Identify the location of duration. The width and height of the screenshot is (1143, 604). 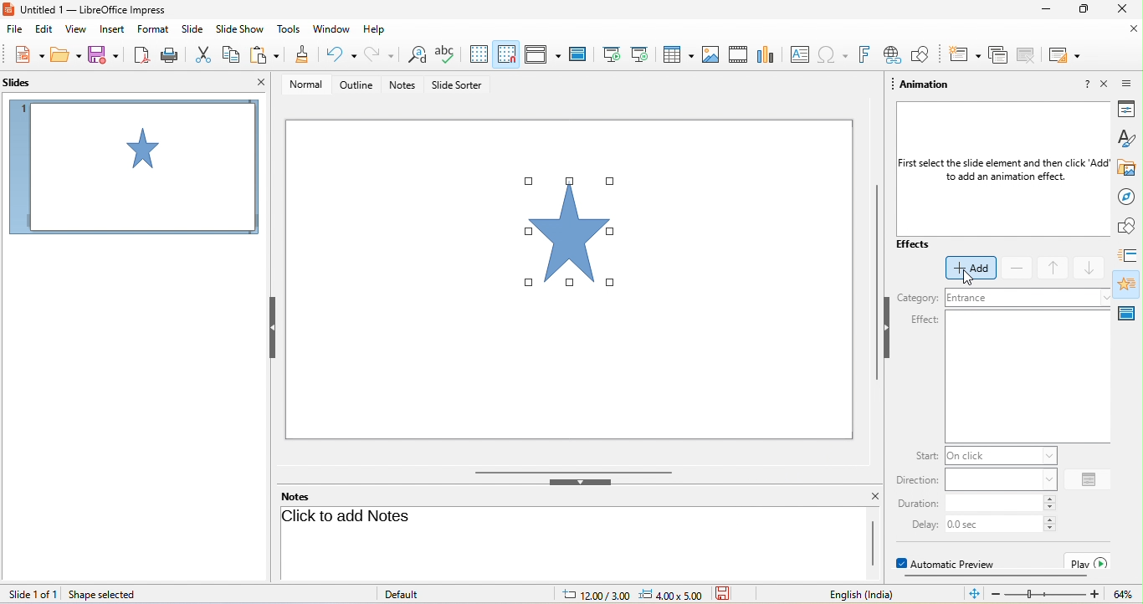
(917, 504).